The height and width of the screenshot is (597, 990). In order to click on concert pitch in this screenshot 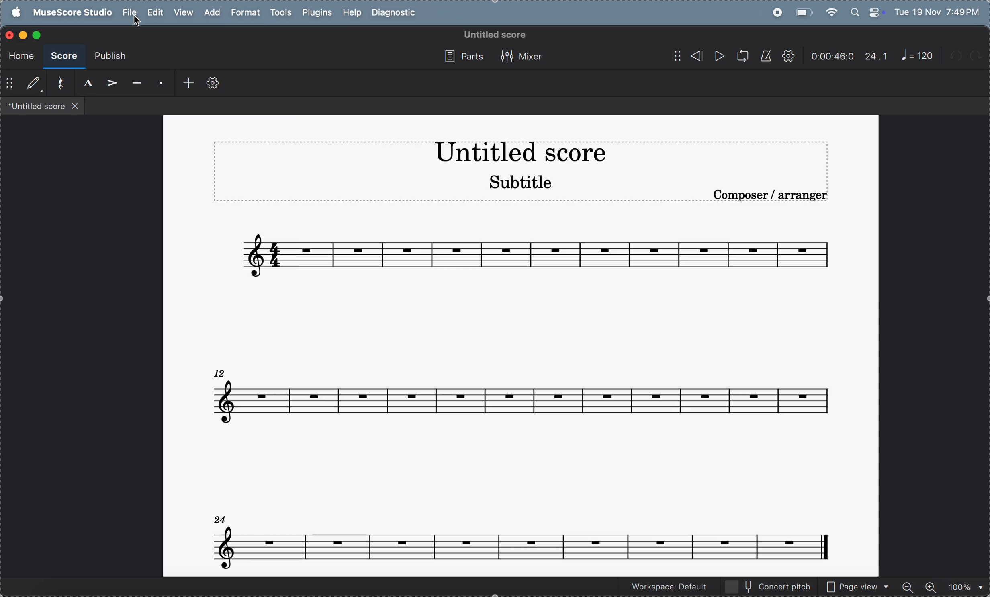, I will do `click(769, 586)`.